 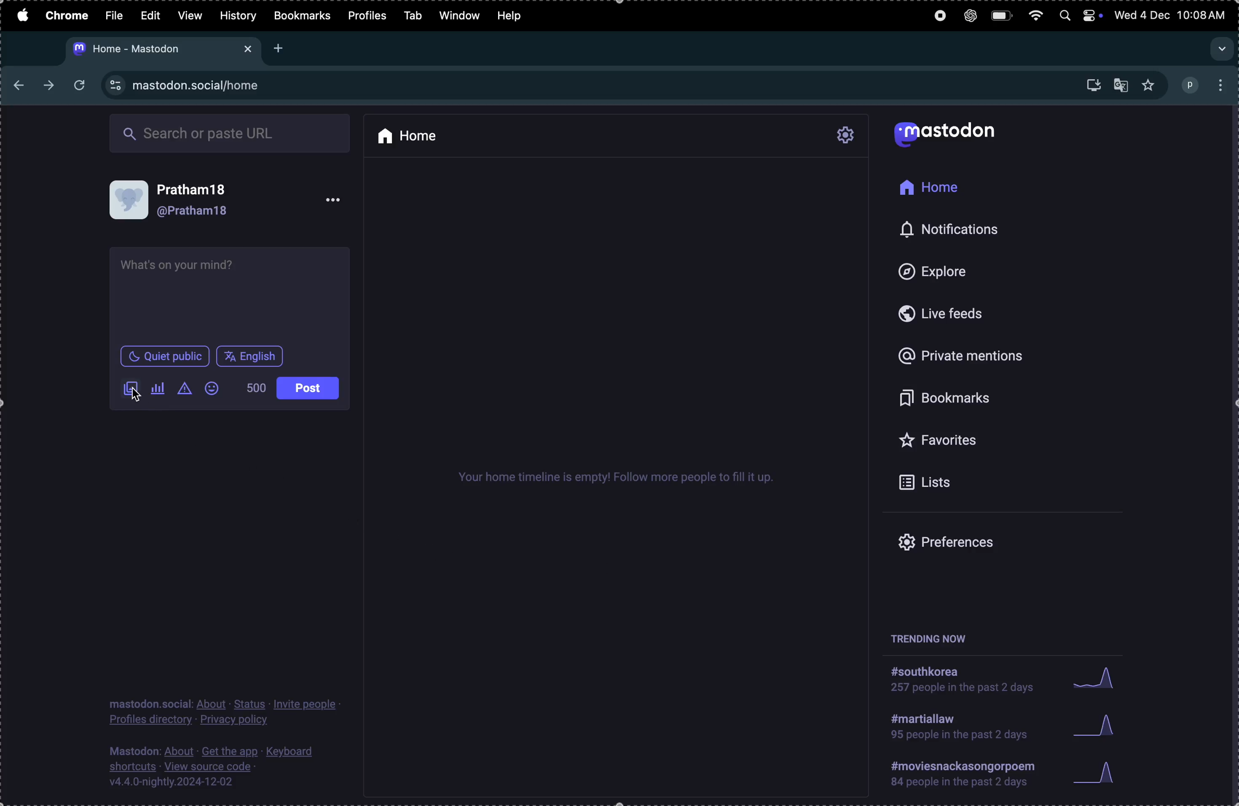 What do you see at coordinates (618, 477) in the screenshot?
I see `timeline empty` at bounding box center [618, 477].